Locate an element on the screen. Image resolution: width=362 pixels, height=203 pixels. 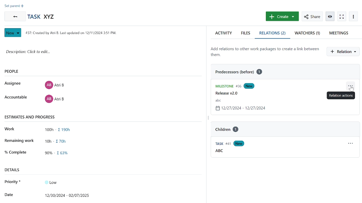
accountable is located at coordinates (54, 100).